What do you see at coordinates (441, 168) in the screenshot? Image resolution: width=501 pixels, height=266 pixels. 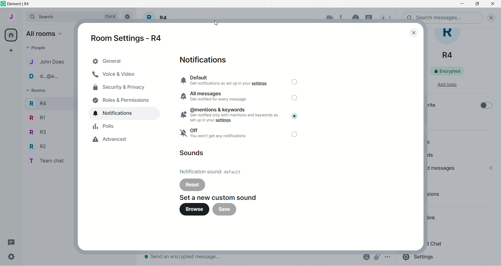 I see `pinned messages` at bounding box center [441, 168].